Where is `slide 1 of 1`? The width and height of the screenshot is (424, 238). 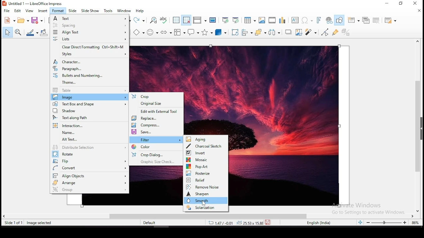 slide 1 of 1 is located at coordinates (15, 223).